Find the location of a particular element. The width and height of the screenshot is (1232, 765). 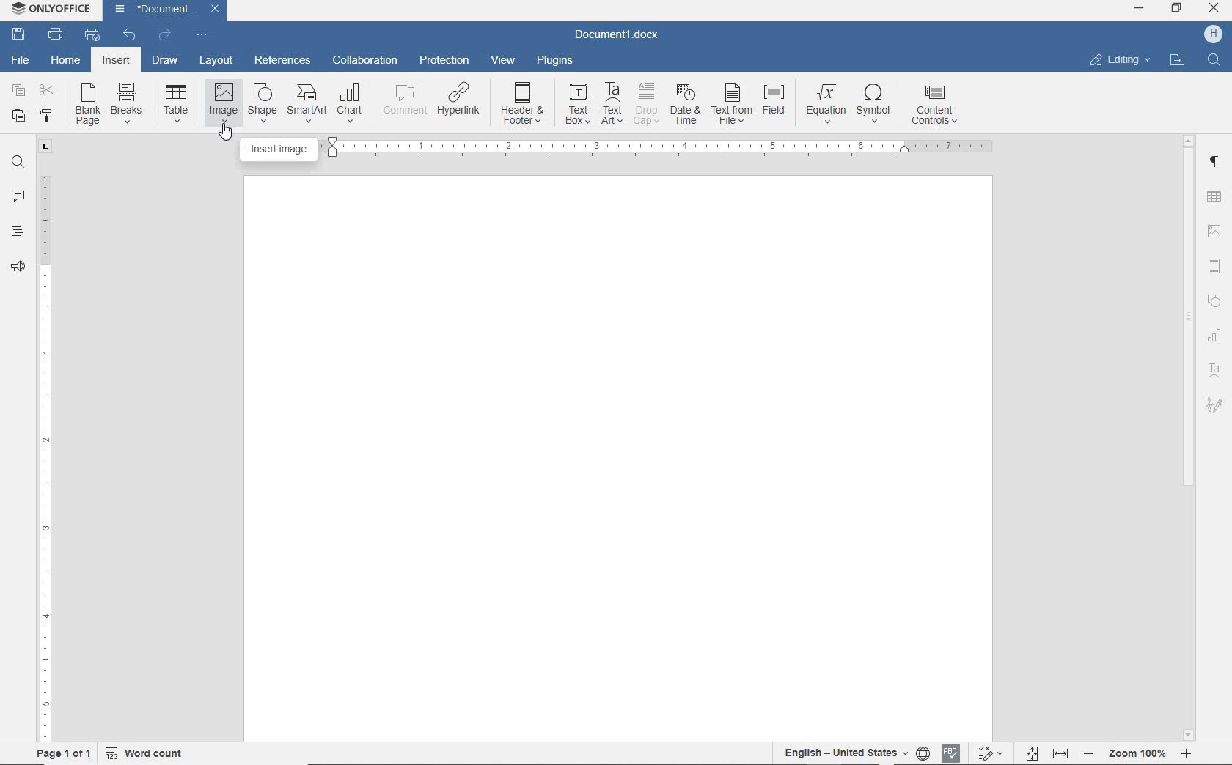

open file location is located at coordinates (1180, 62).